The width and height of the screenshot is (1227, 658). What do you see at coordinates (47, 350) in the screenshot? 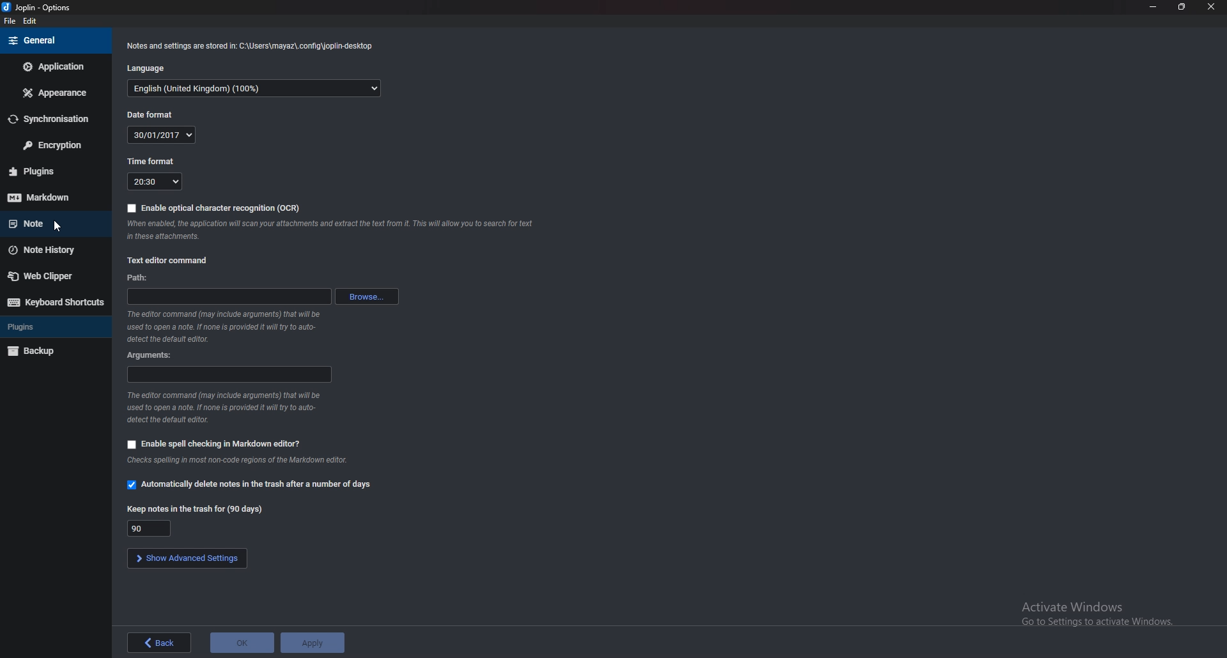
I see `Back up` at bounding box center [47, 350].